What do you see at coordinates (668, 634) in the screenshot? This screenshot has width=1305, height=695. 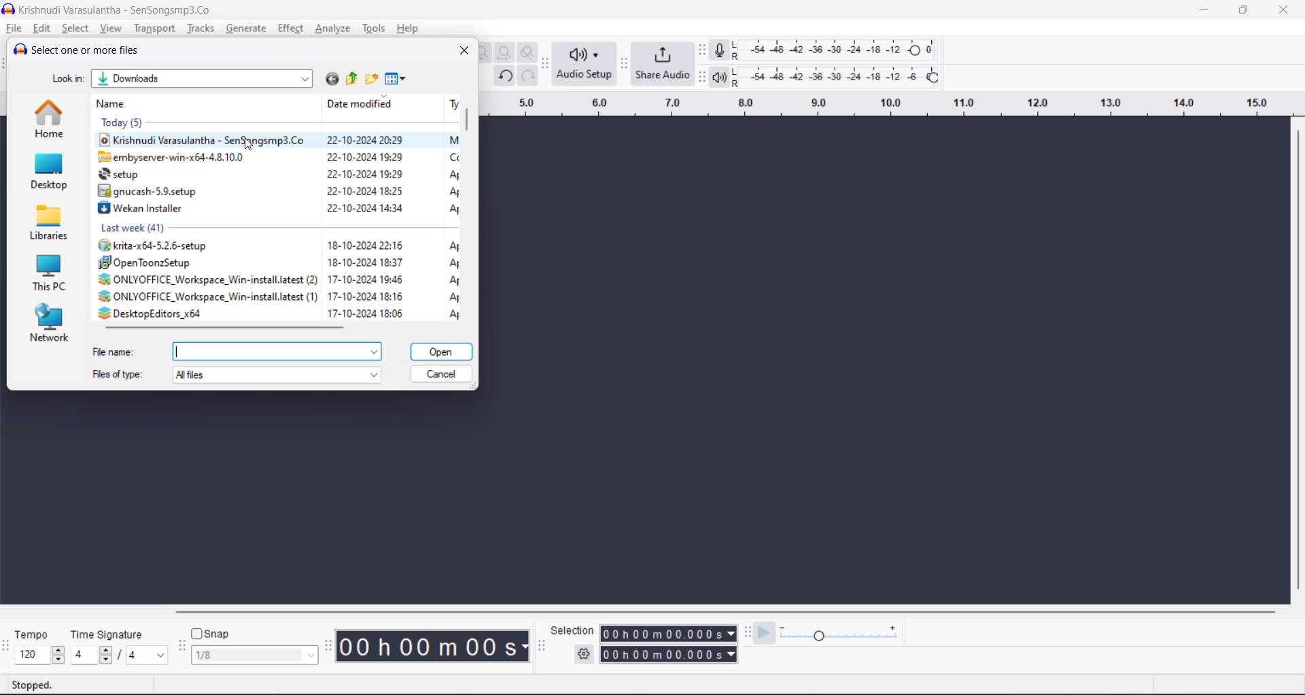 I see `00 h 00m 00.000s` at bounding box center [668, 634].